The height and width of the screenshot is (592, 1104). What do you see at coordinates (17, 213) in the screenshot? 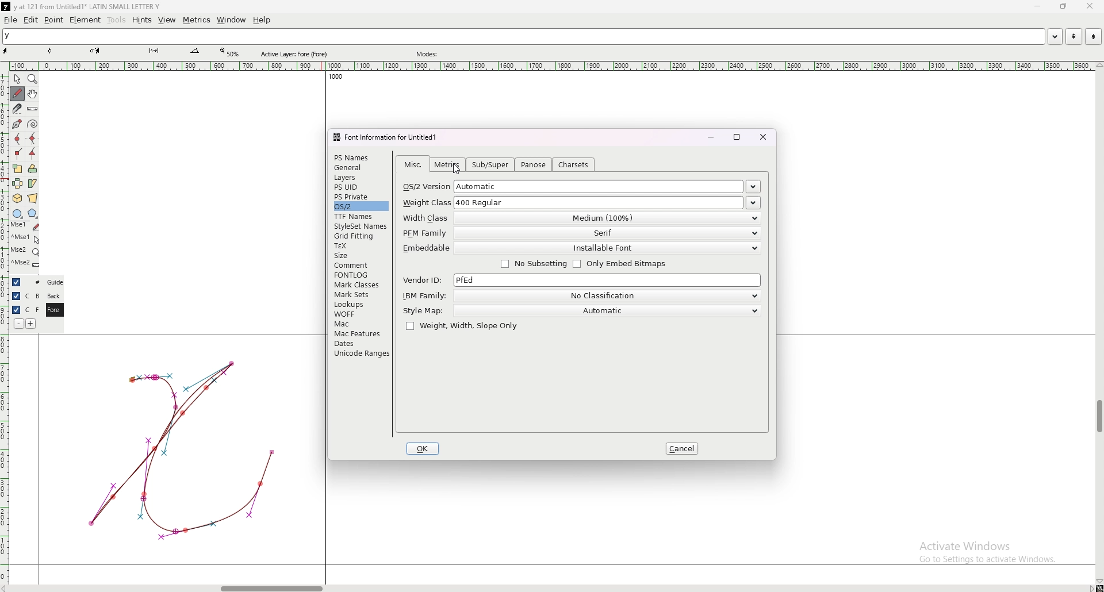
I see `circle or ellipse` at bounding box center [17, 213].